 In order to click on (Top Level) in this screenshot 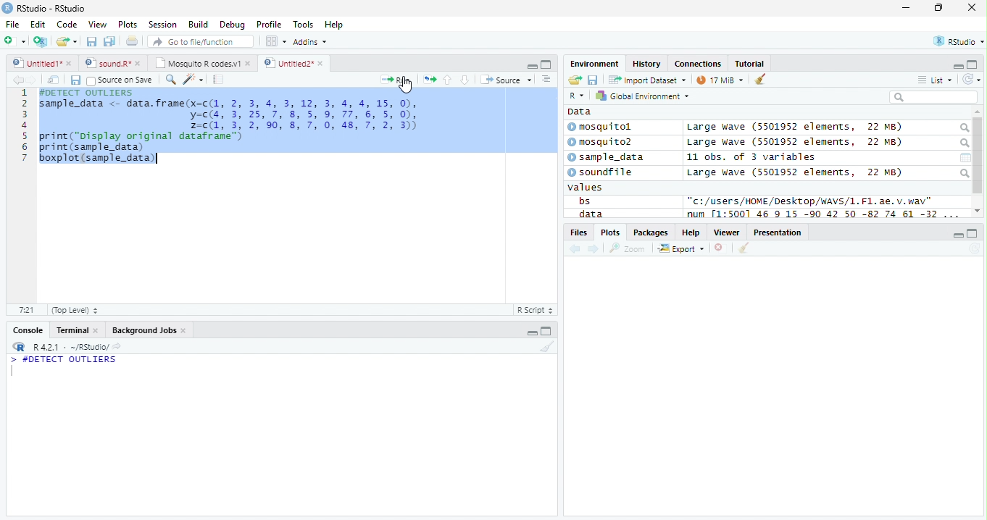, I will do `click(75, 311)`.